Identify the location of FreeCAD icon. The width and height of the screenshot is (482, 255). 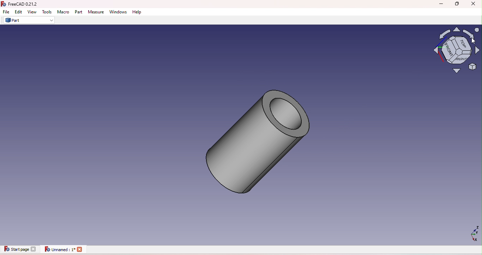
(23, 4).